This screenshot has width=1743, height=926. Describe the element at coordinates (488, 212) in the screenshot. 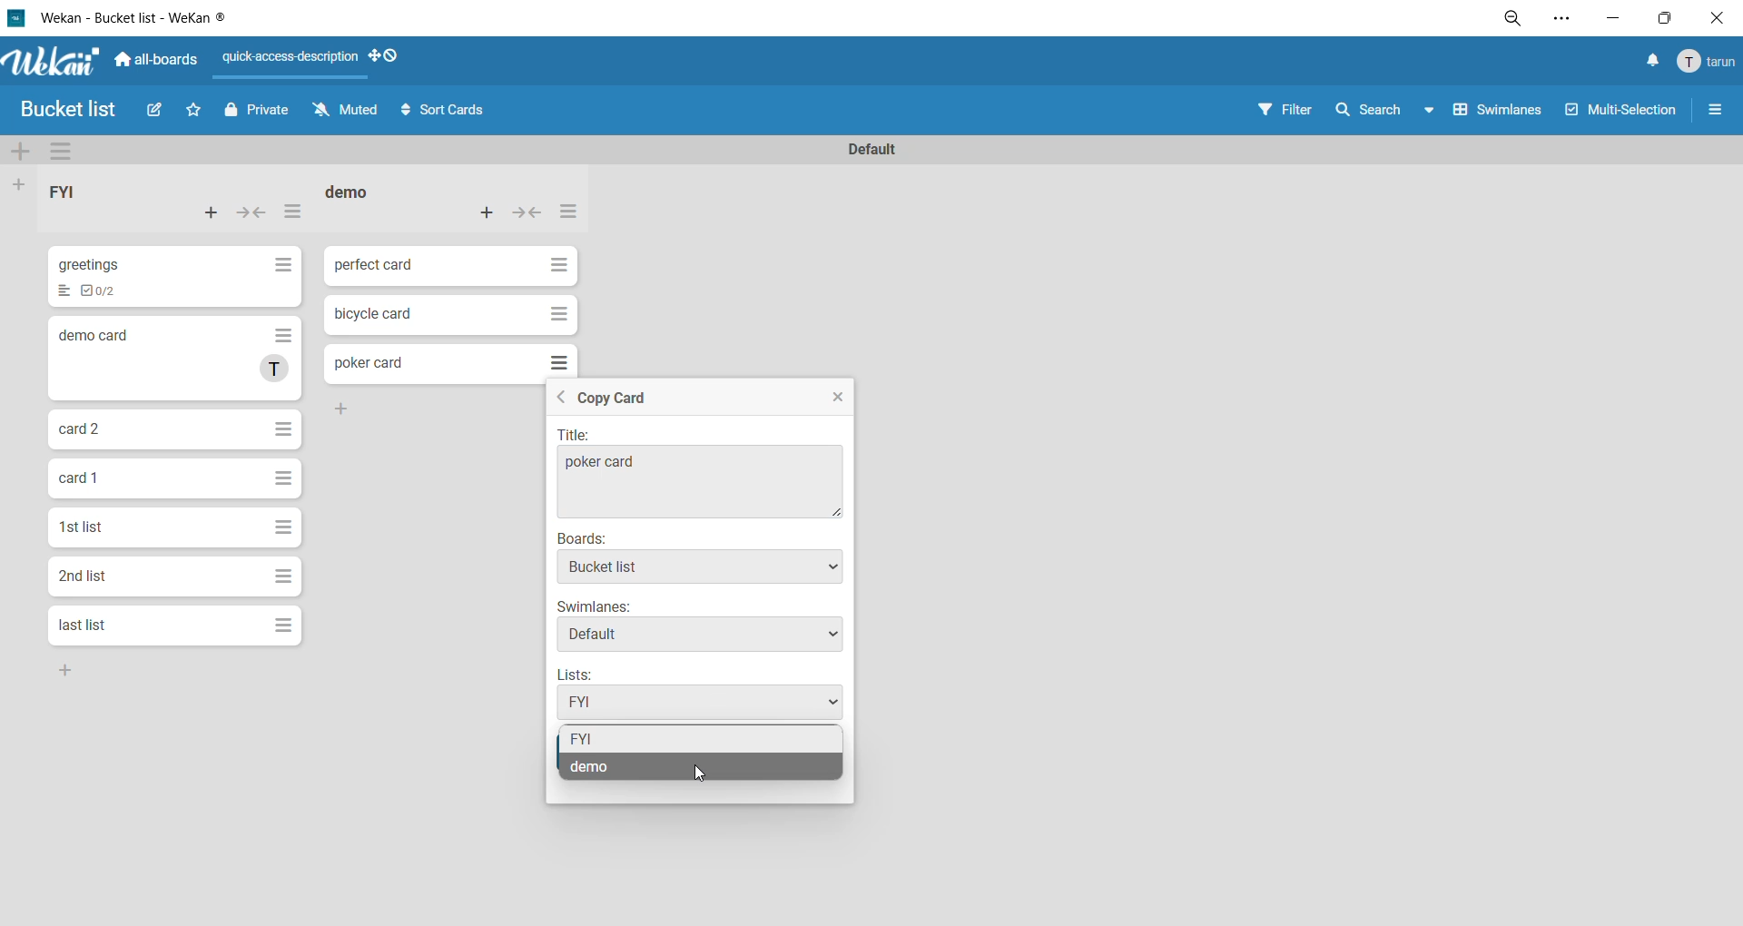

I see `add card` at that location.